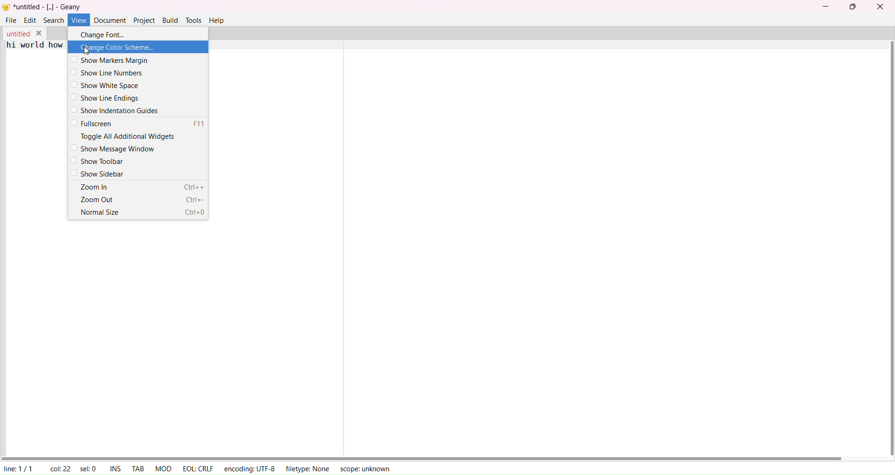  What do you see at coordinates (143, 189) in the screenshot?
I see `zoom in` at bounding box center [143, 189].